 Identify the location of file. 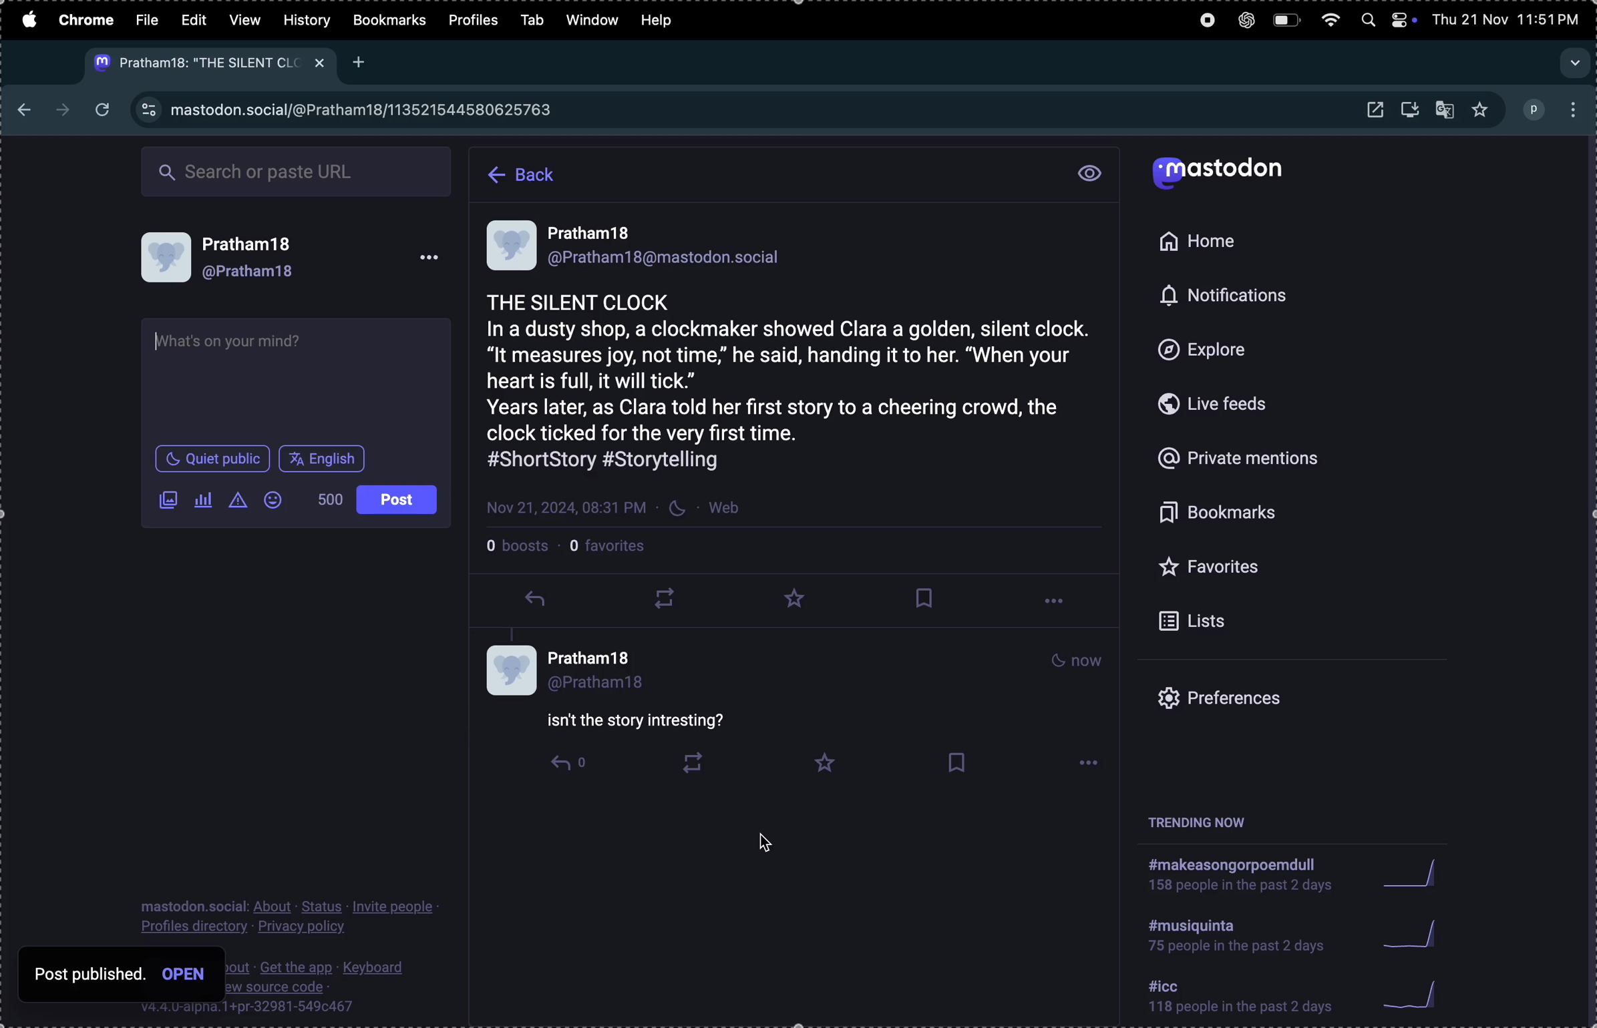
(149, 19).